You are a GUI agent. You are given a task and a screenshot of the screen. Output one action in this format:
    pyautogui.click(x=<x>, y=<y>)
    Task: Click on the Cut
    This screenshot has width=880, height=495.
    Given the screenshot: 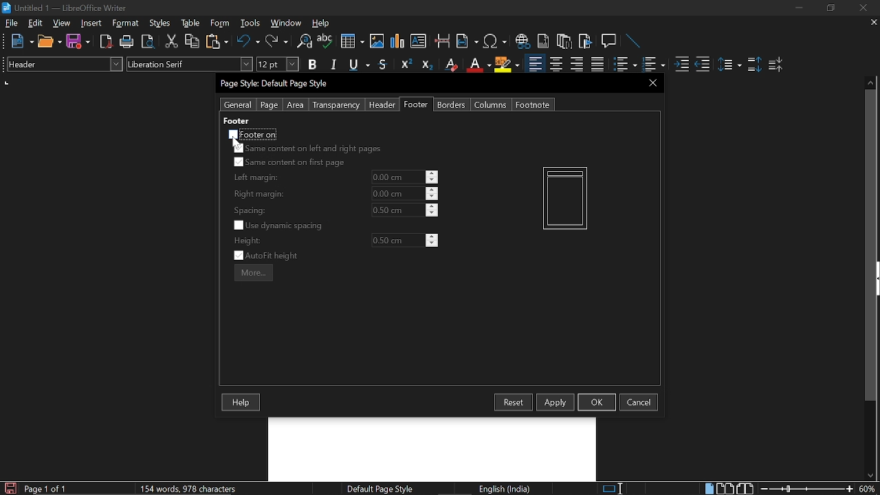 What is the action you would take?
    pyautogui.click(x=172, y=41)
    